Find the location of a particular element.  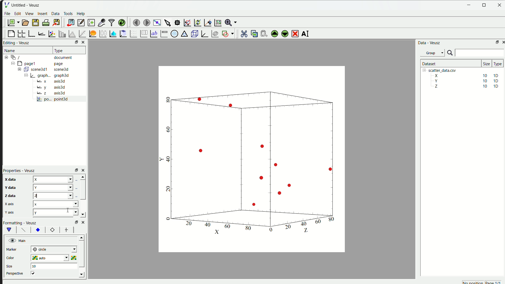

read datapoint on graph is located at coordinates (177, 22).